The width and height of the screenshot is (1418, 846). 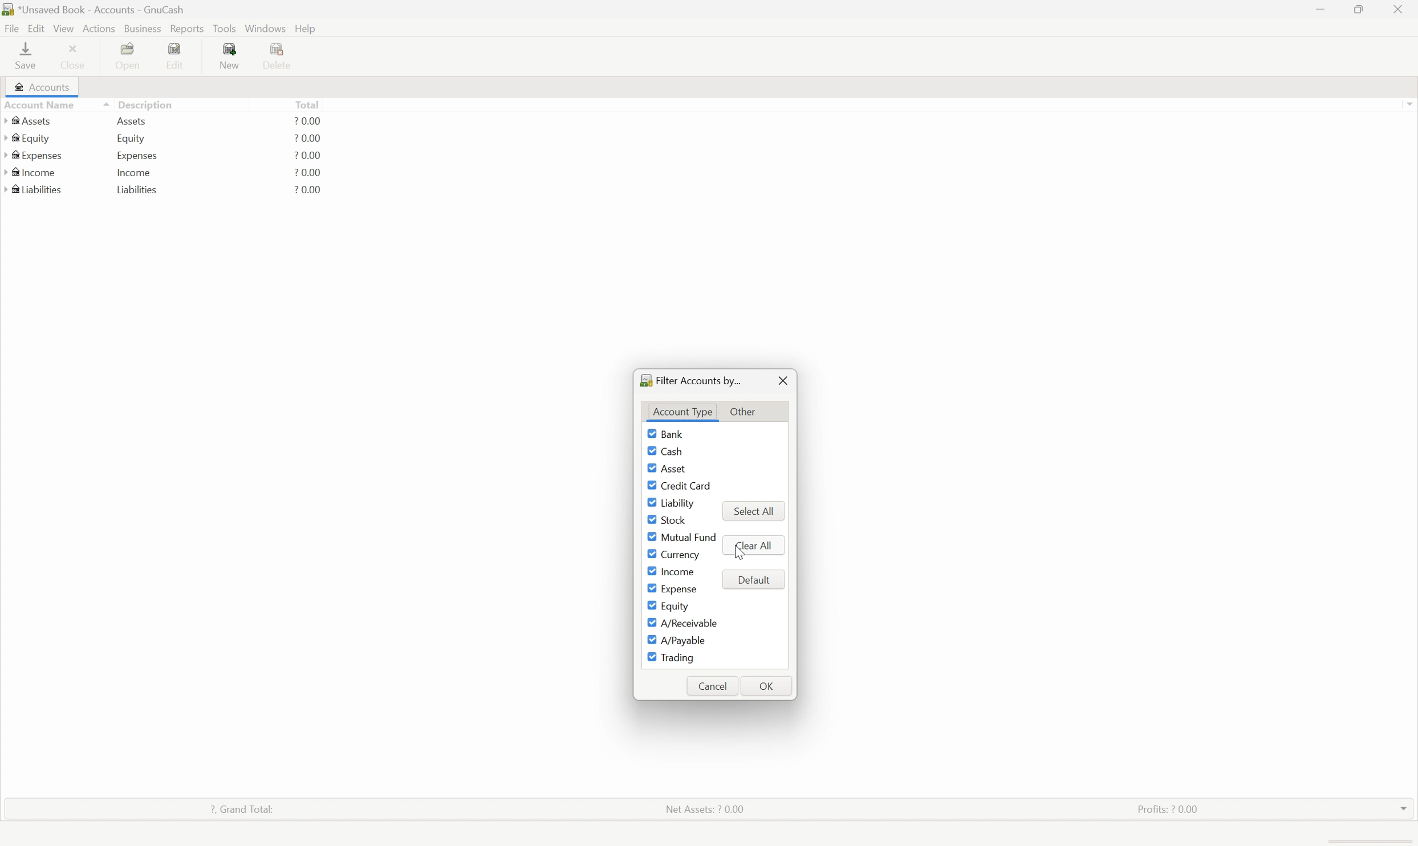 What do you see at coordinates (651, 470) in the screenshot?
I see `Checkbox` at bounding box center [651, 470].